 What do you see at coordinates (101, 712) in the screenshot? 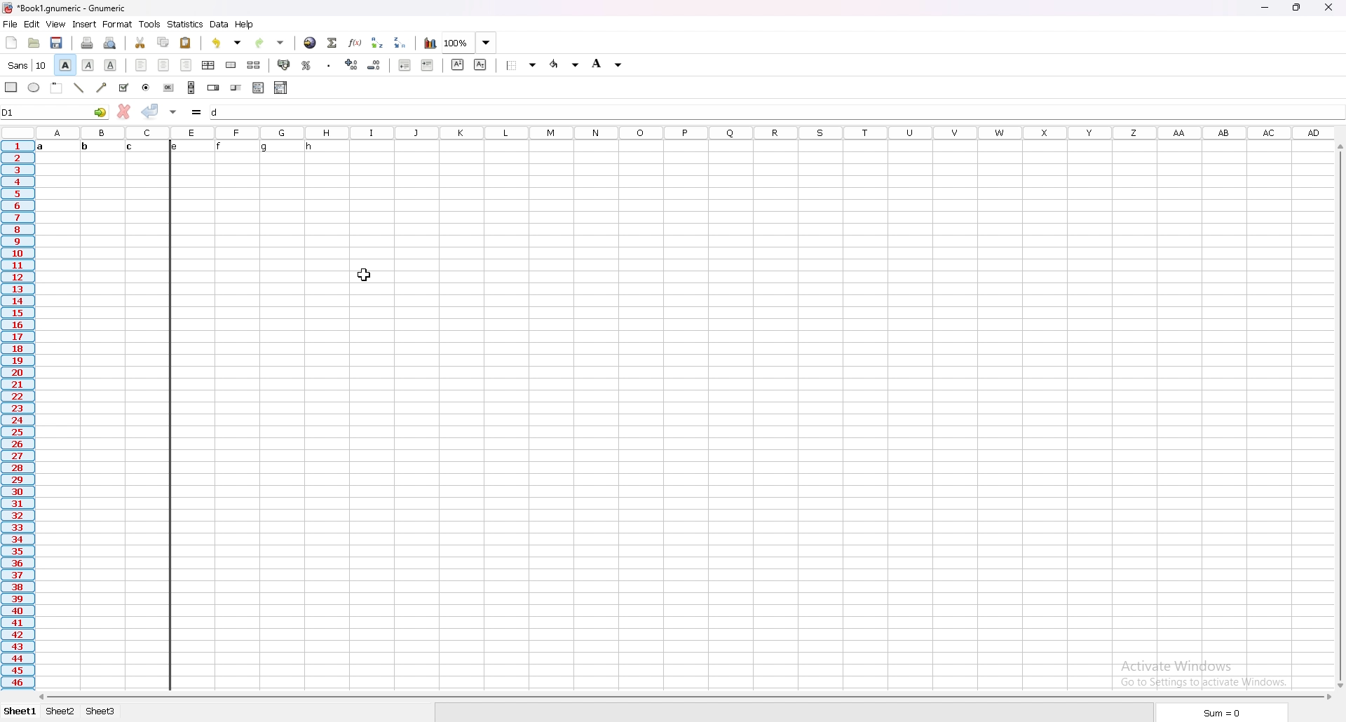
I see `sheet 3` at bounding box center [101, 712].